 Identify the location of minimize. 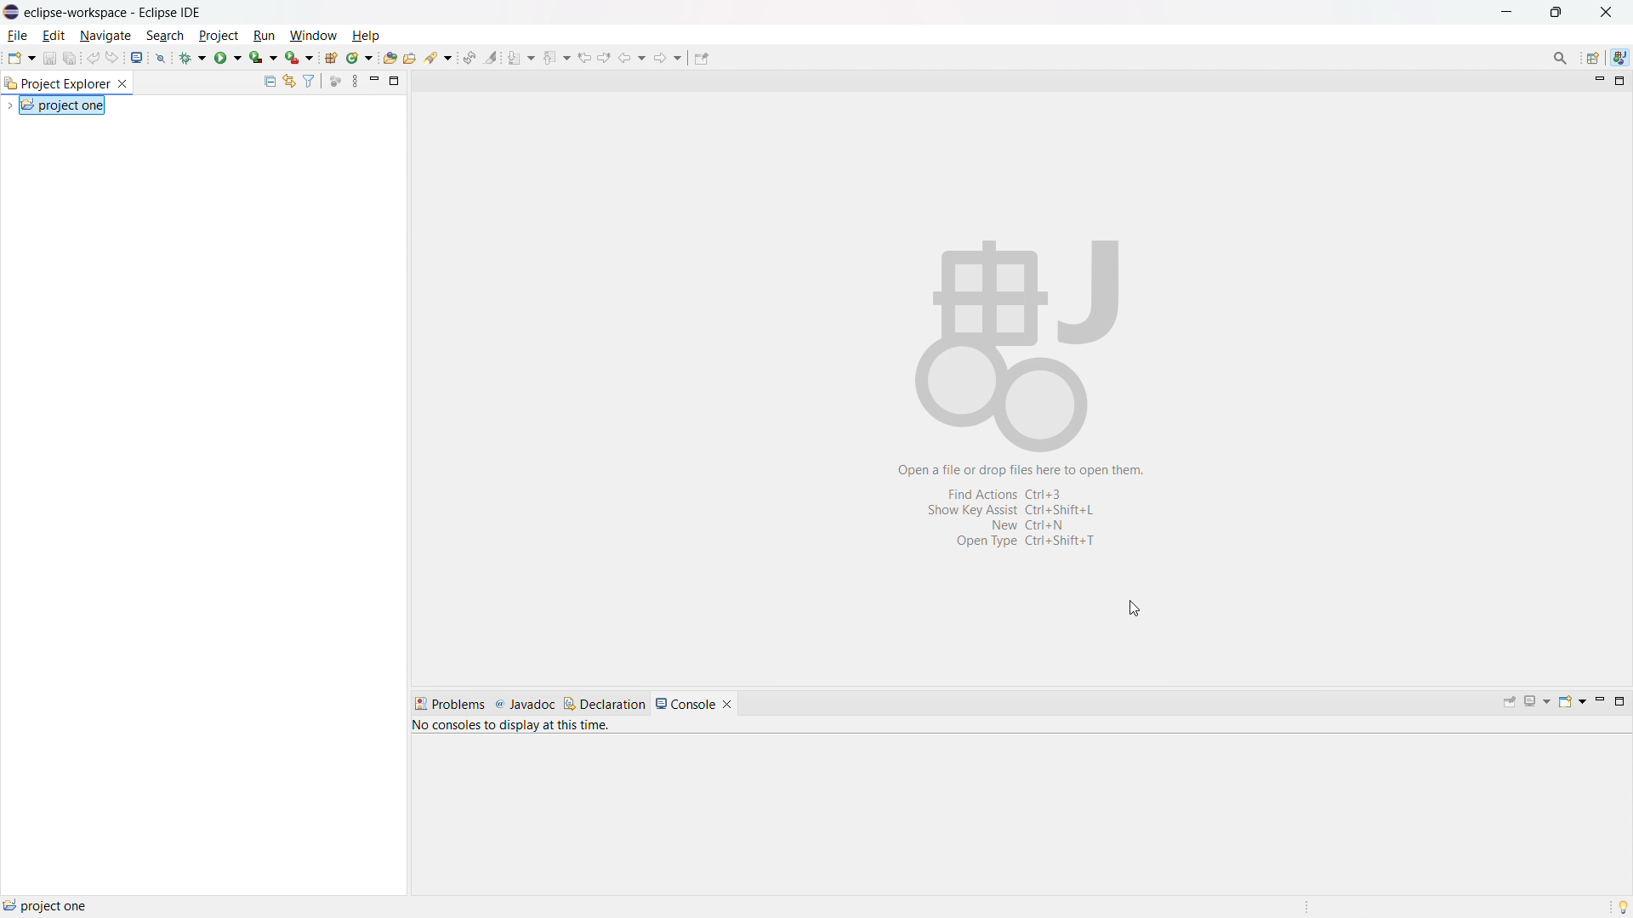
(374, 81).